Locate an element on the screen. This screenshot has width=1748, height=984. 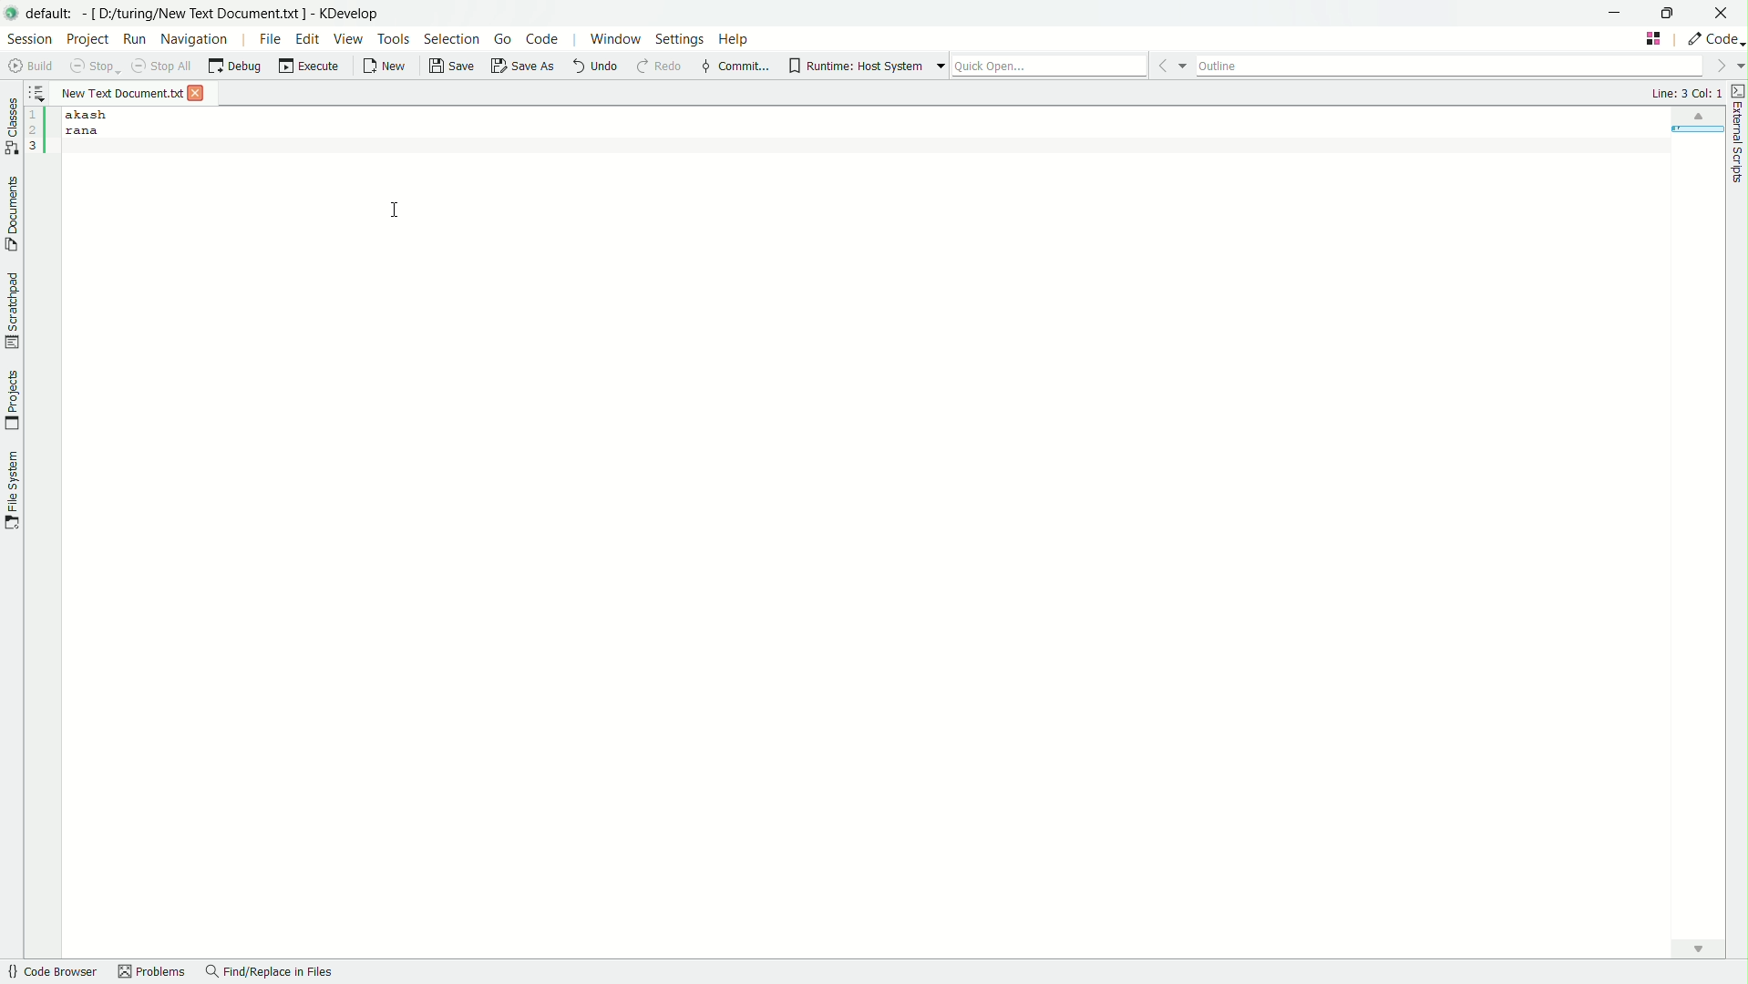
file menu is located at coordinates (271, 38).